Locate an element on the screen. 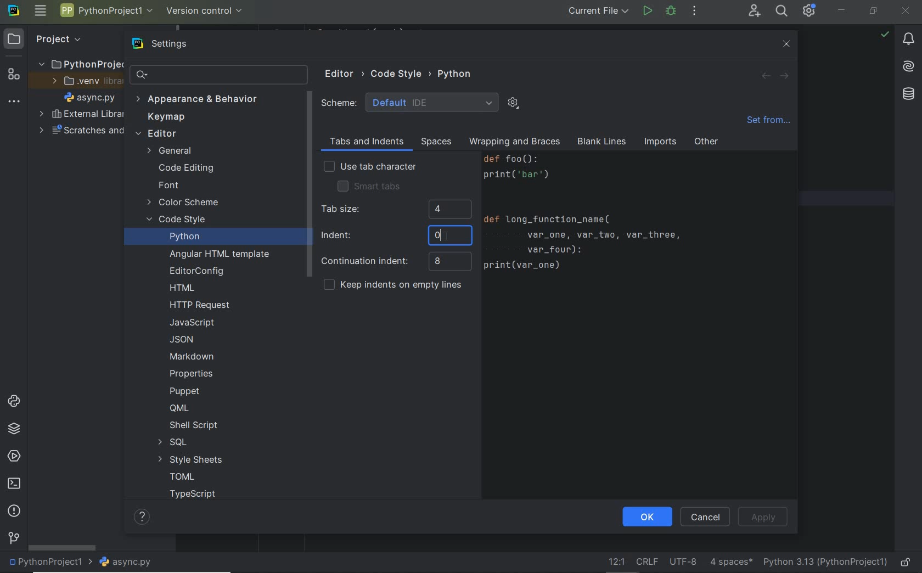 This screenshot has height=573, width=922. services is located at coordinates (13, 455).